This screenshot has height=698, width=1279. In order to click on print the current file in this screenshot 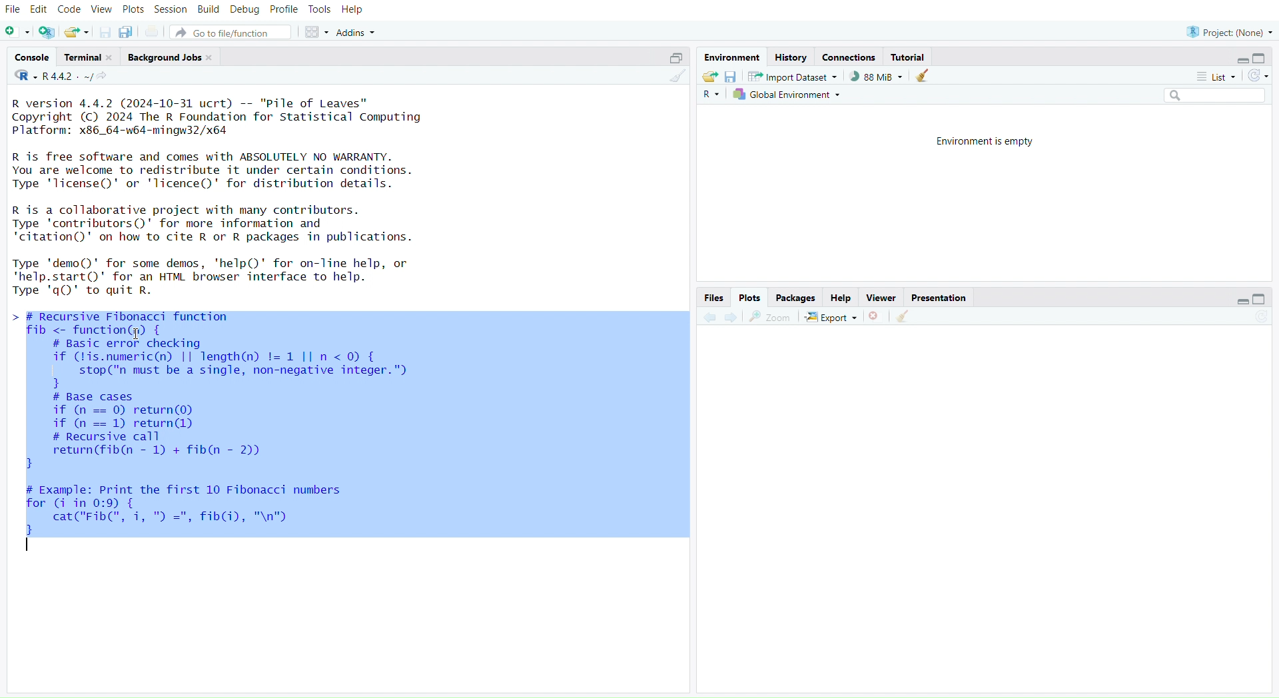, I will do `click(153, 33)`.